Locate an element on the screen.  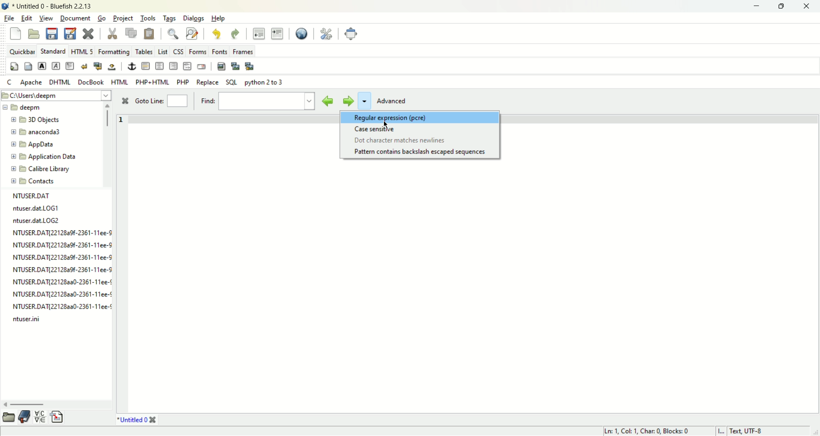
I is located at coordinates (723, 431).